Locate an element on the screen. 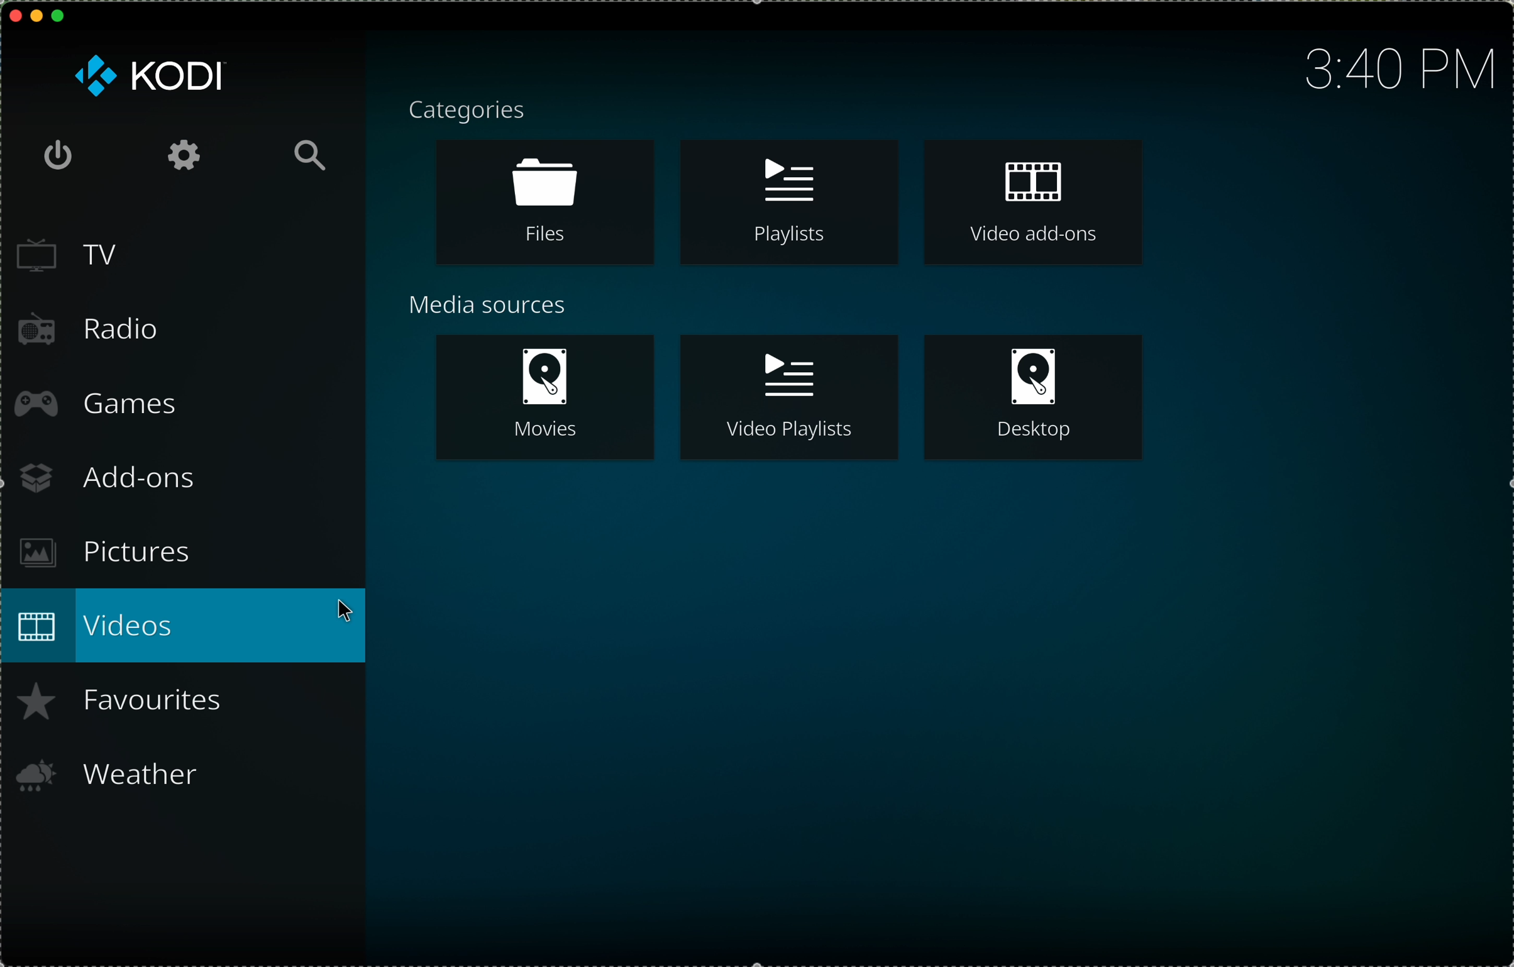  cursor is located at coordinates (353, 614).